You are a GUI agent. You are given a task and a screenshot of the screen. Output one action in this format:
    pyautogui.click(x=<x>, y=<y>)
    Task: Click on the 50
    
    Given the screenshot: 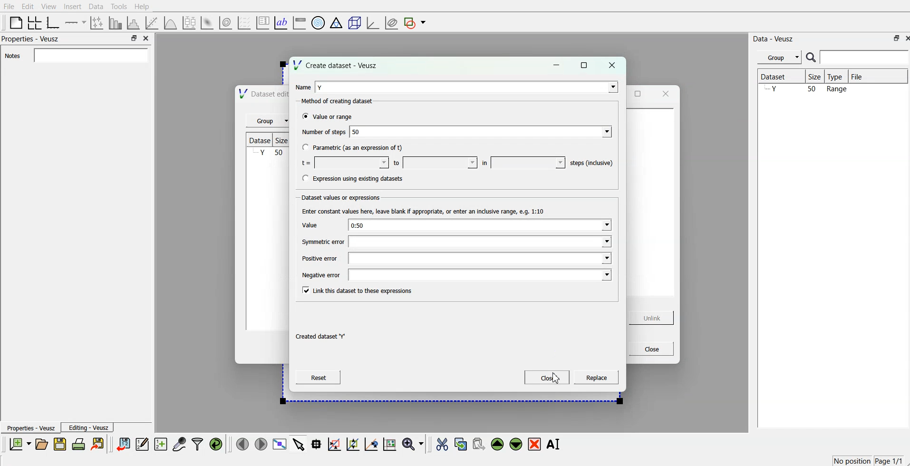 What is the action you would take?
    pyautogui.click(x=481, y=132)
    